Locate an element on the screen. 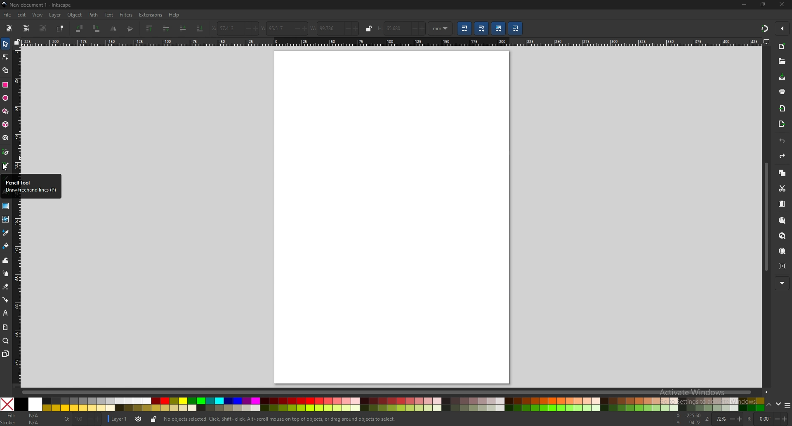 Image resolution: width=792 pixels, height=426 pixels. gradient is located at coordinates (5, 206).